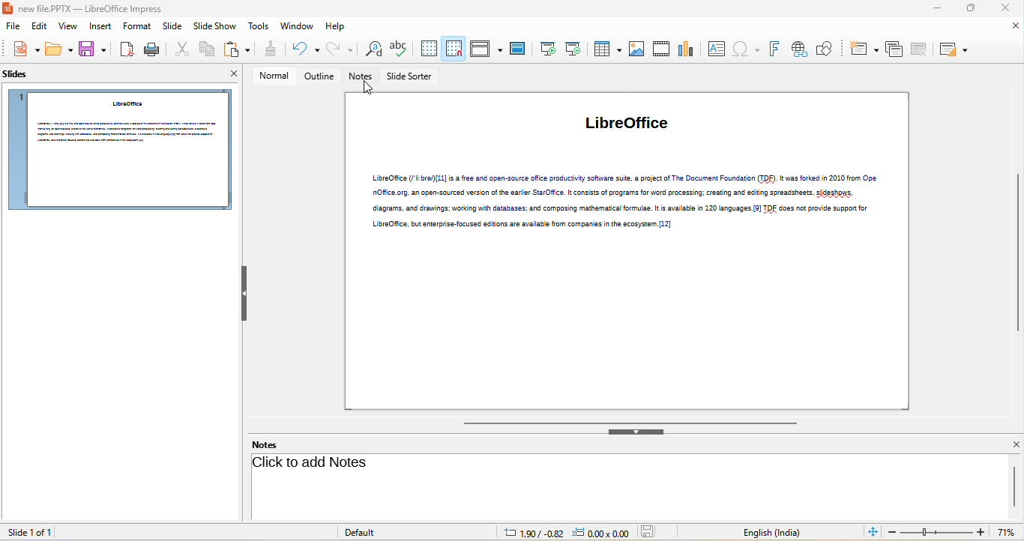 The width and height of the screenshot is (1024, 541). I want to click on horizontal scroll bar, so click(634, 421).